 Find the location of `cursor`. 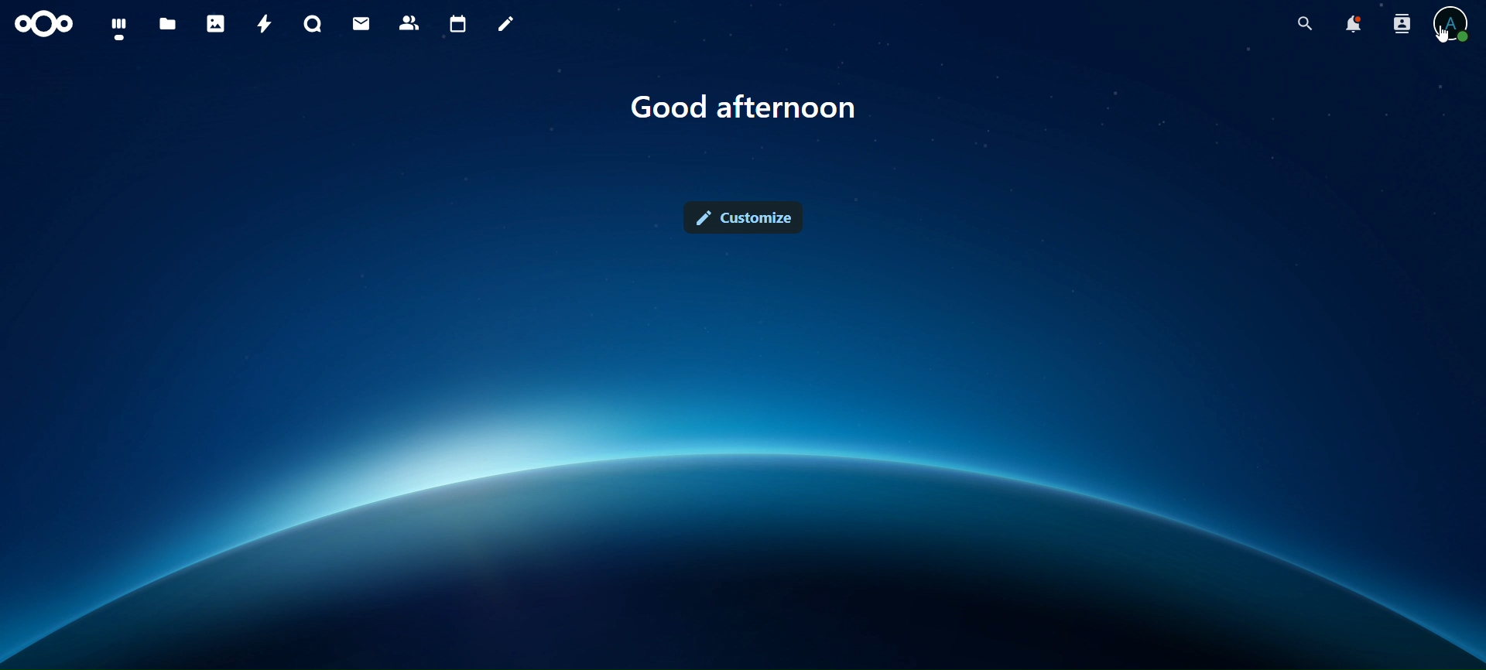

cursor is located at coordinates (1444, 36).